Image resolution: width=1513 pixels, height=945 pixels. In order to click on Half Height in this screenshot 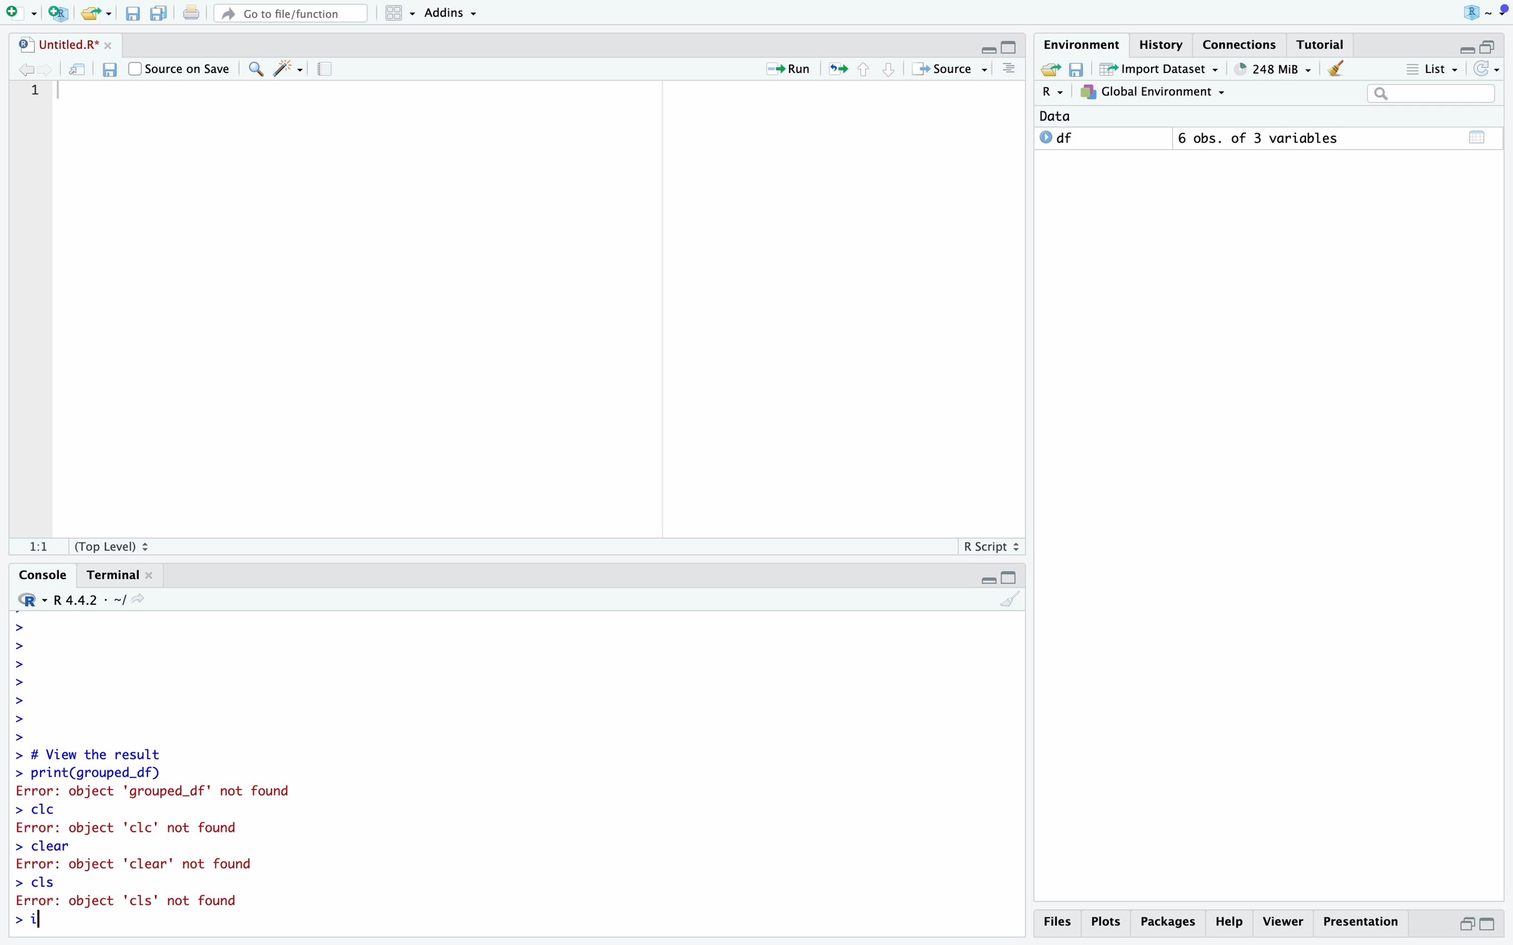, I will do `click(1464, 923)`.